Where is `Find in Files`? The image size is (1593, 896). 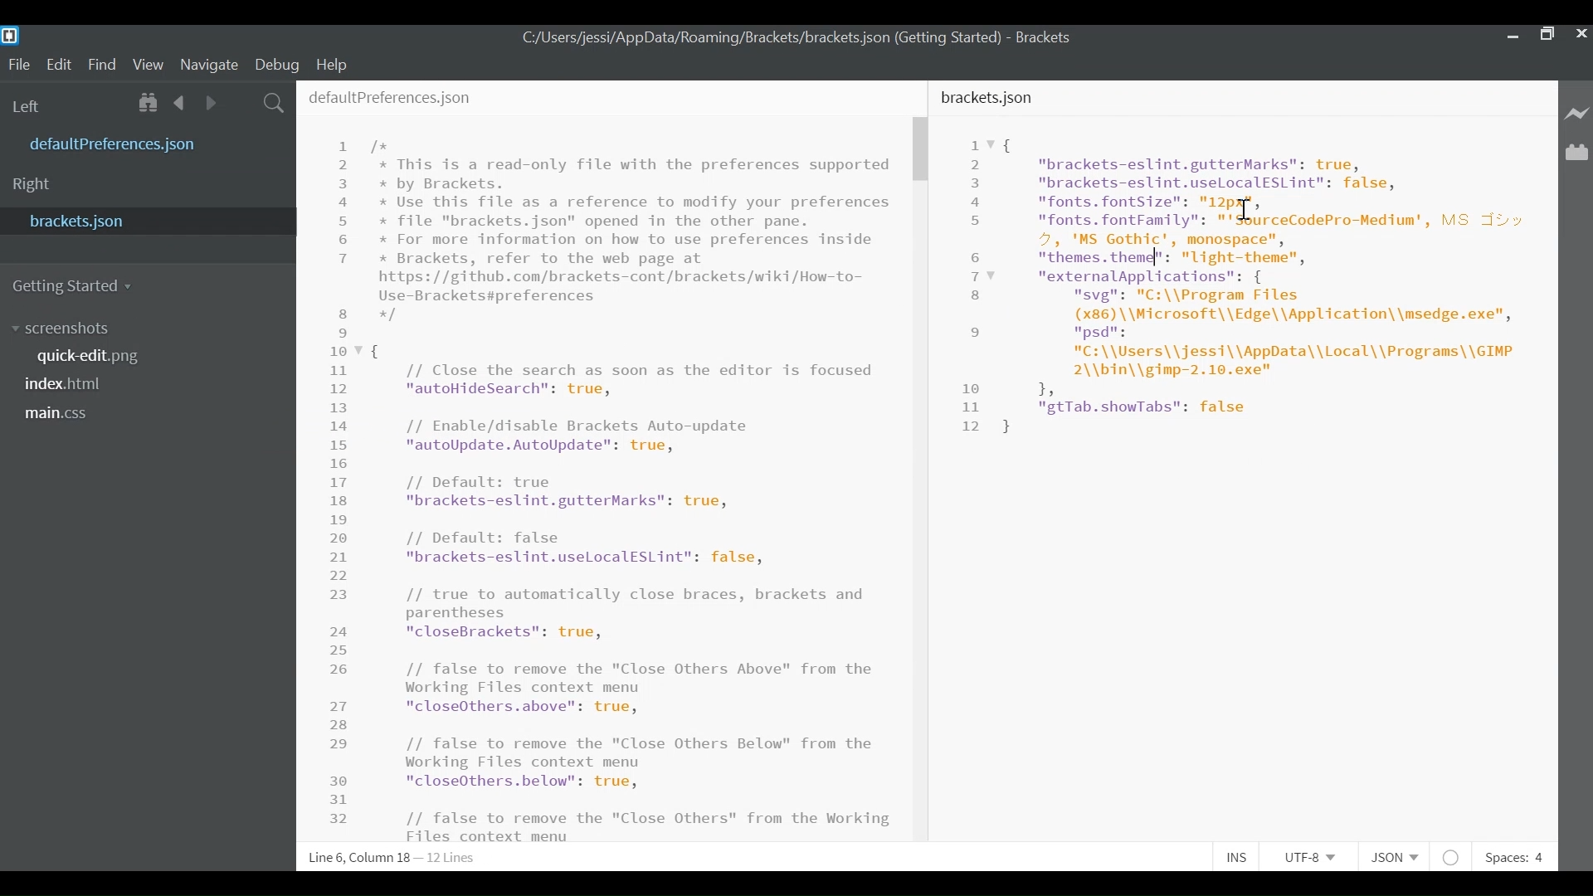
Find in Files is located at coordinates (275, 105).